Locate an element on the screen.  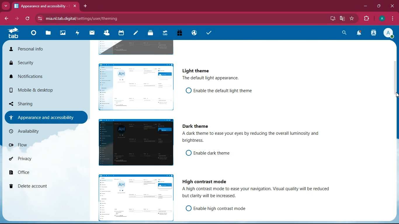
home is located at coordinates (32, 35).